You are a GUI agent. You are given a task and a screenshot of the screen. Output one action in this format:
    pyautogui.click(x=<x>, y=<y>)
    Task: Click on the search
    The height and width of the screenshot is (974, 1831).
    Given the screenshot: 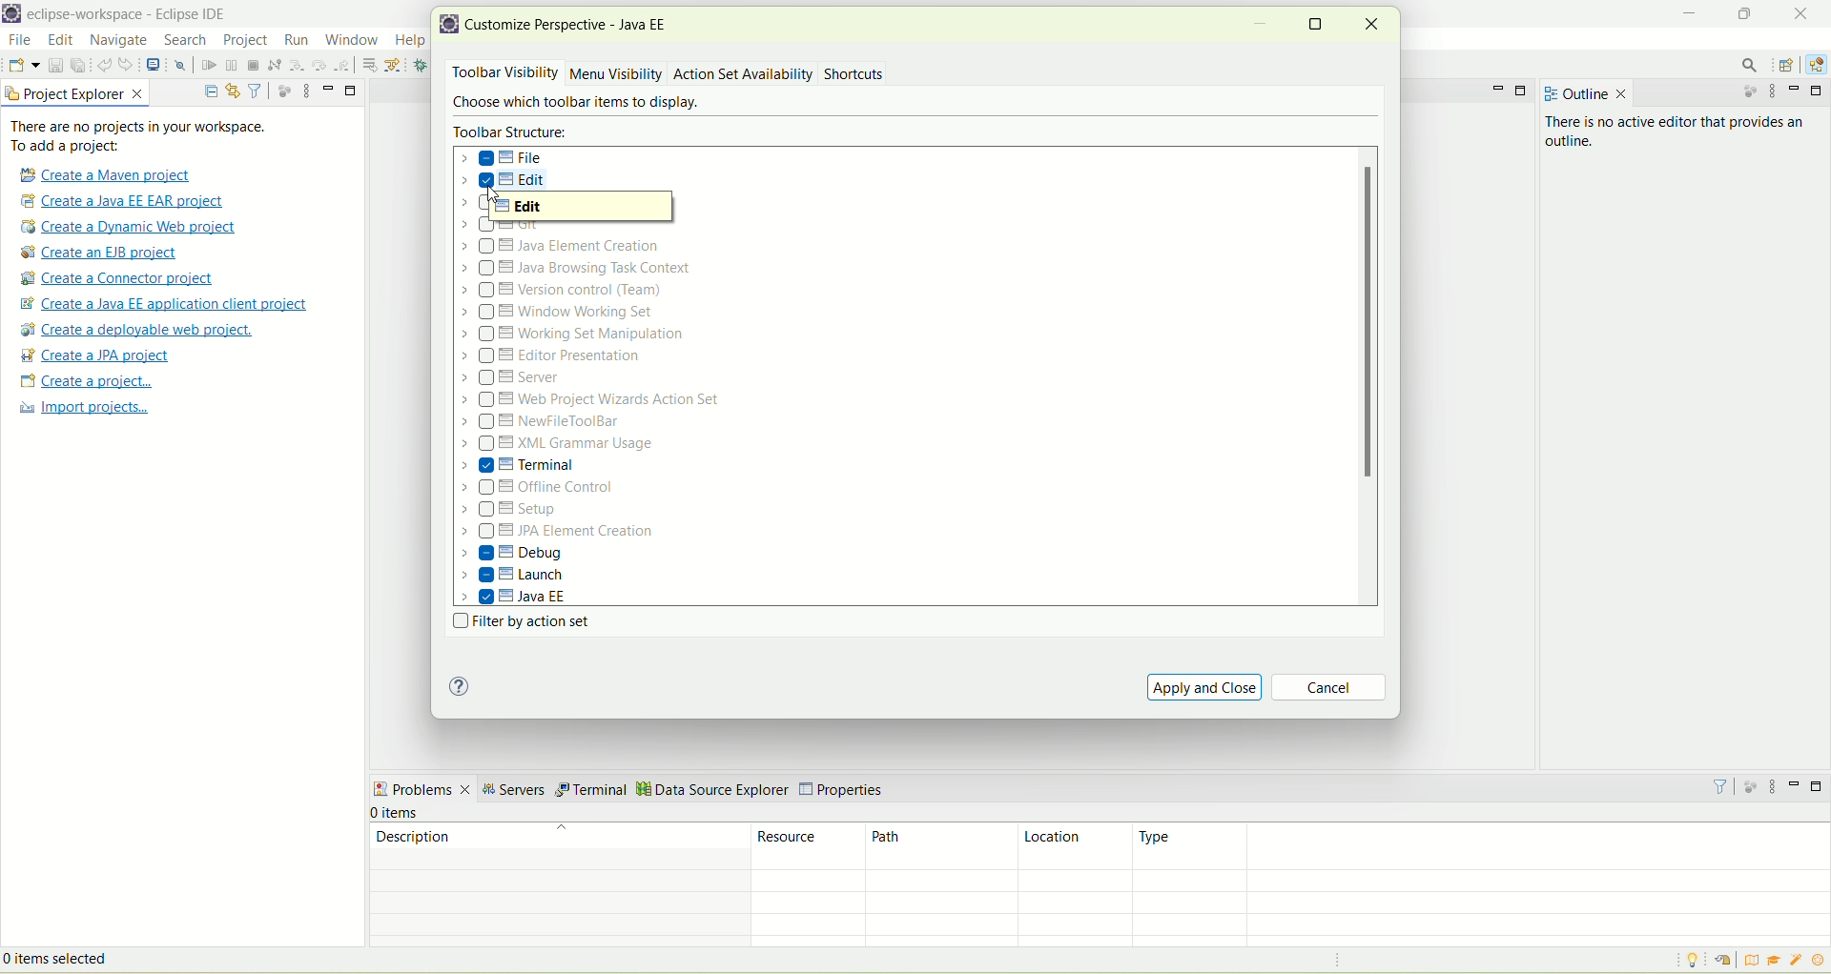 What is the action you would take?
    pyautogui.click(x=1752, y=66)
    